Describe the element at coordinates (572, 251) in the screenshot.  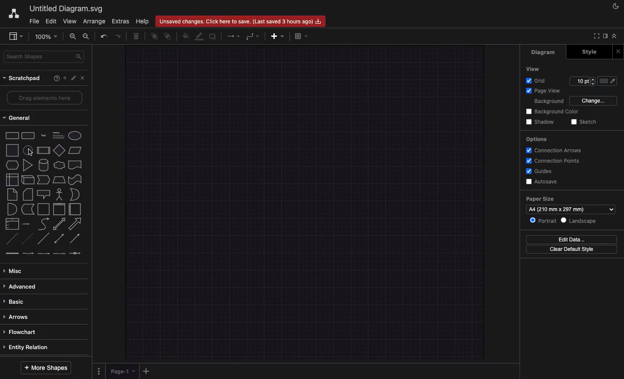
I see `Clear default style` at that location.